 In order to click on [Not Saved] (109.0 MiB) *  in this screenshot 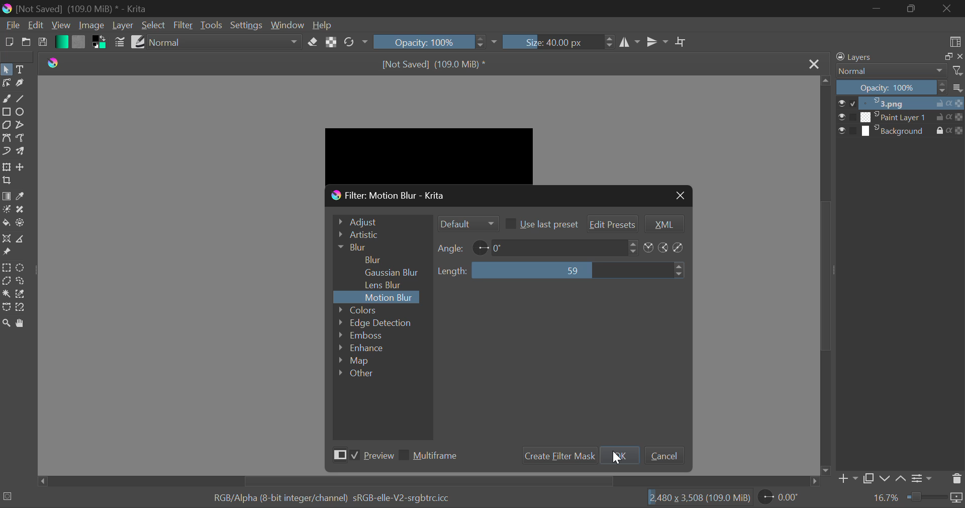, I will do `click(437, 63)`.